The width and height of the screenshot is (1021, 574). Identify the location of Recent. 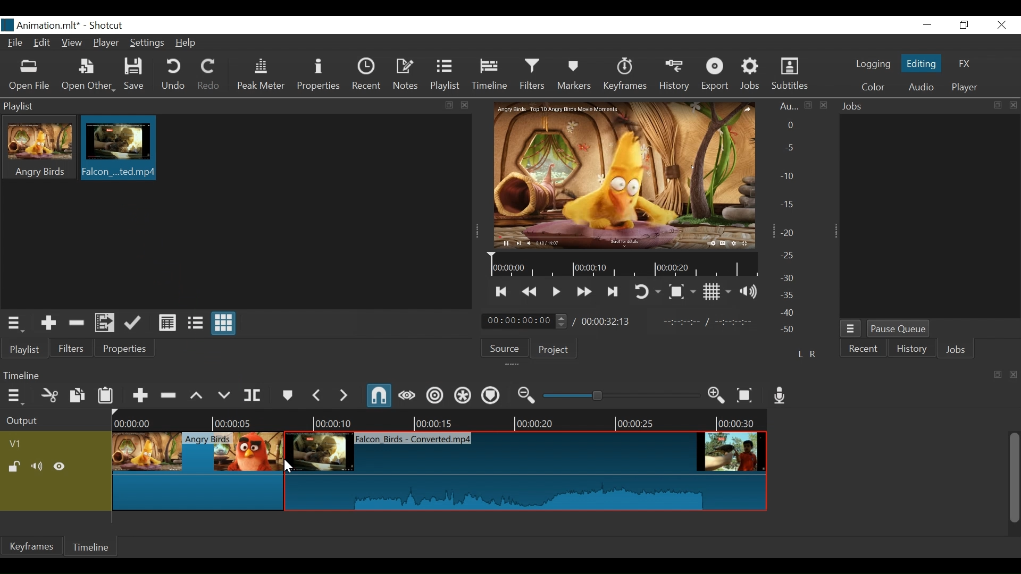
(863, 348).